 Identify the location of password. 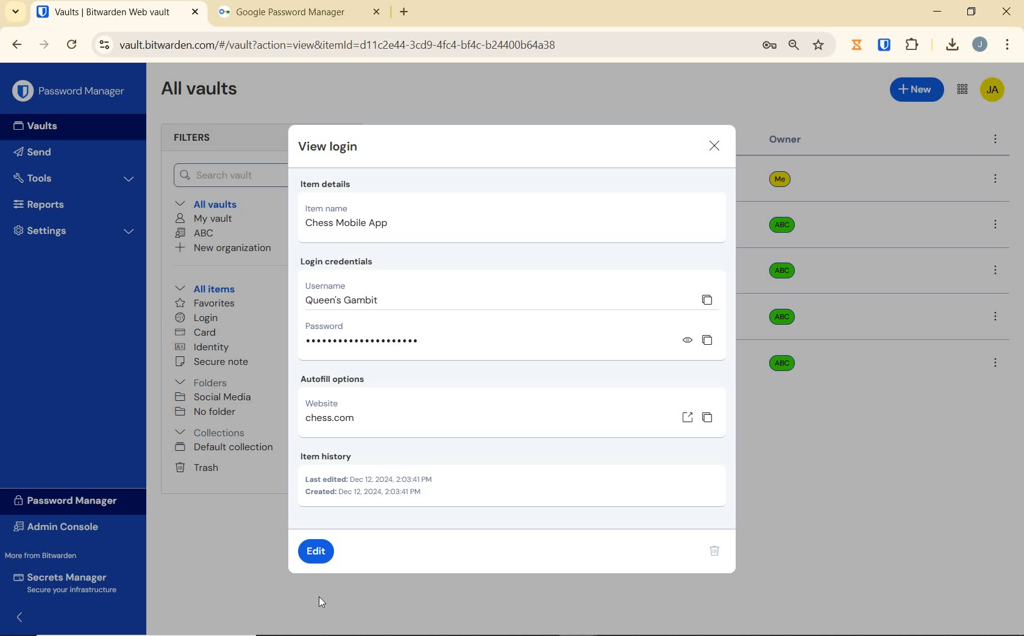
(338, 325).